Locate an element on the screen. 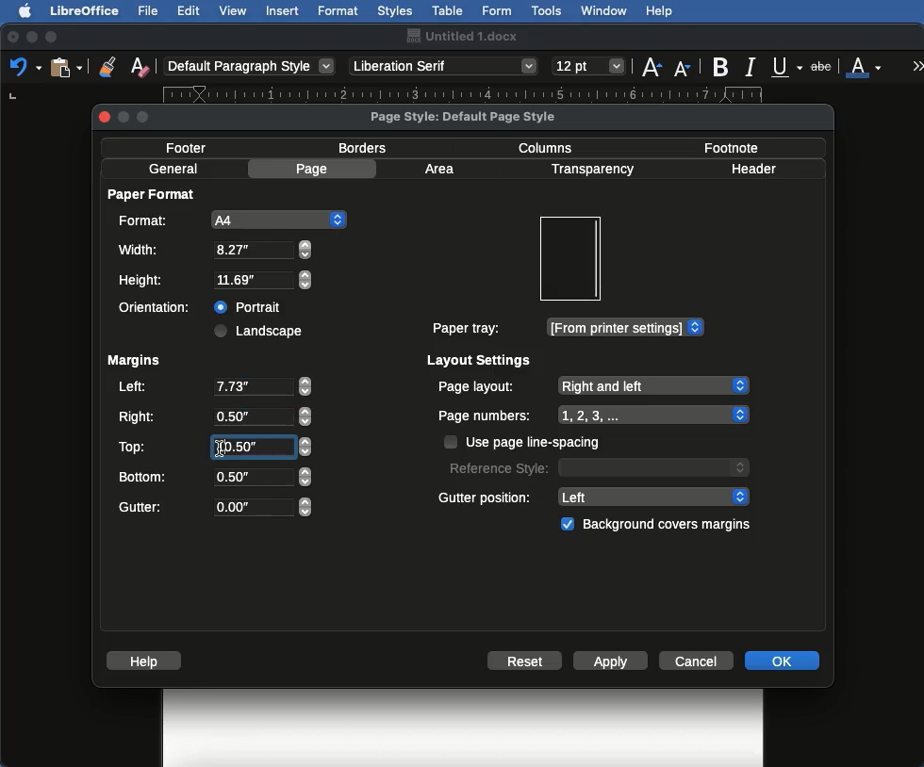 The image size is (924, 767). Clear formatting is located at coordinates (140, 65).